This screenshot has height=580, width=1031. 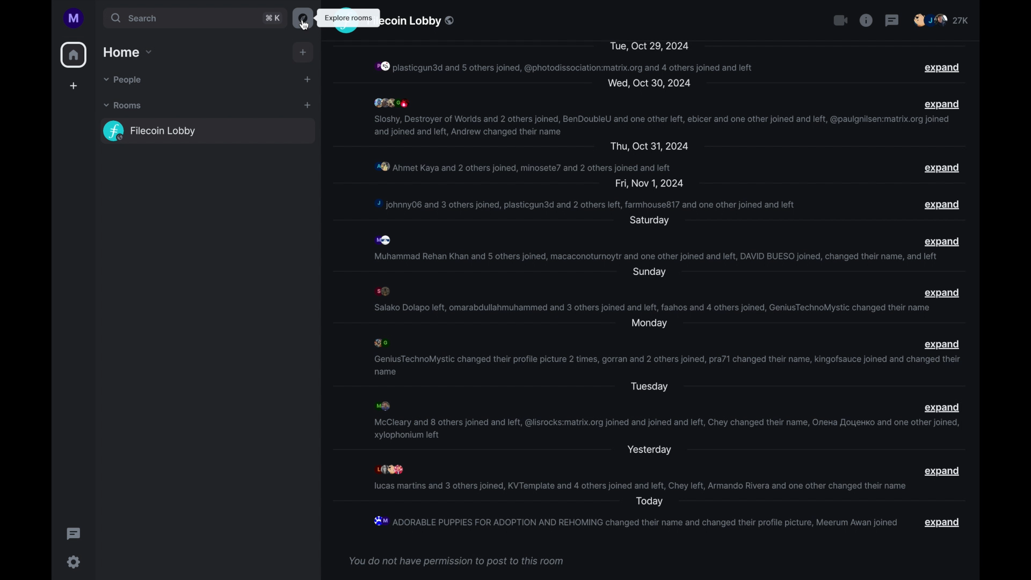 I want to click on Muhammad Rehan Khan and 5 others joined, macaconoturnoytr and one other joined and left, DAVID BUESO joined, changed their name, and left, so click(x=656, y=257).